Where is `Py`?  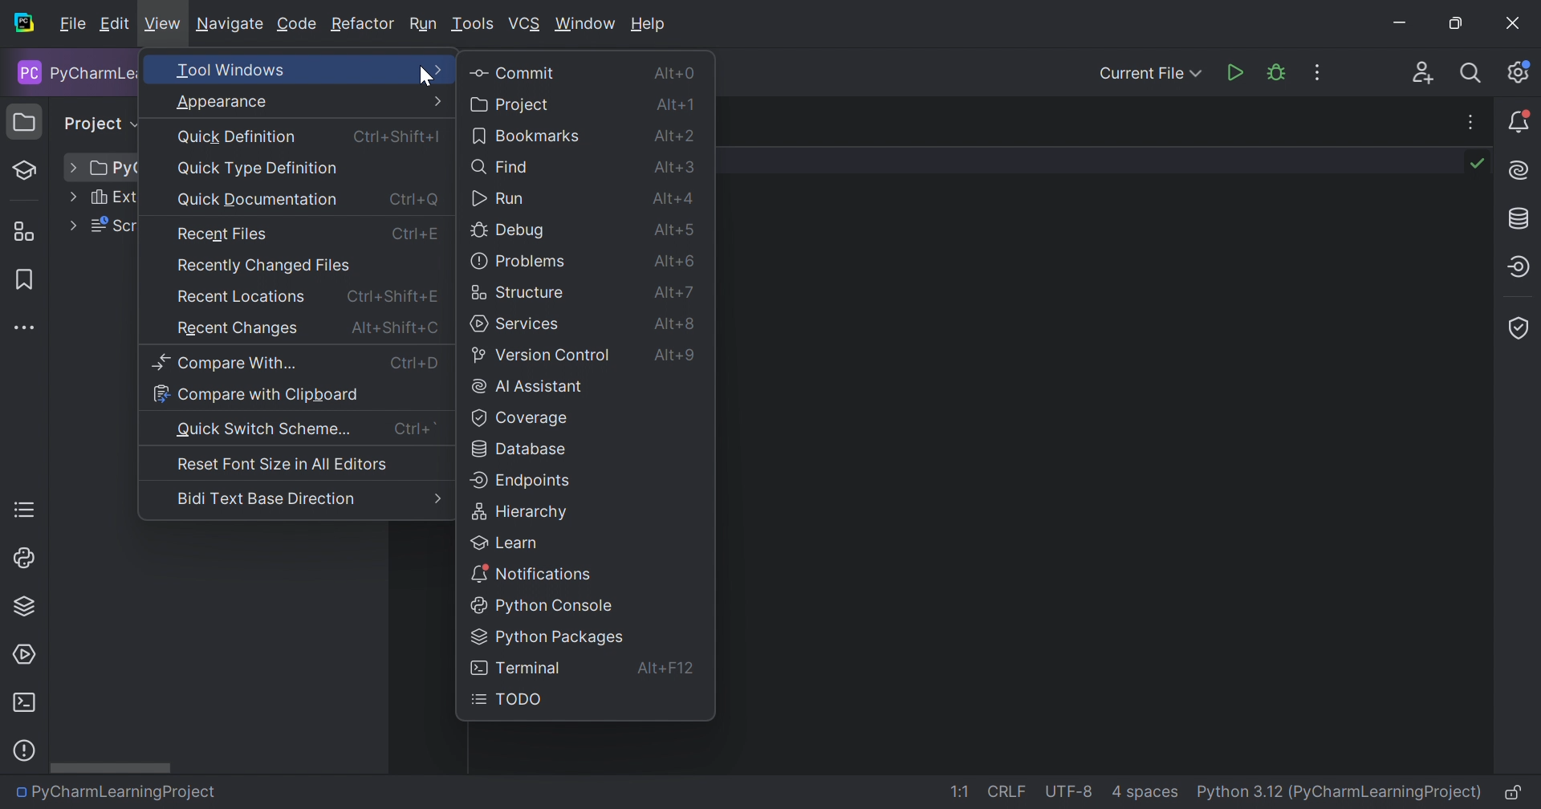
Py is located at coordinates (113, 169).